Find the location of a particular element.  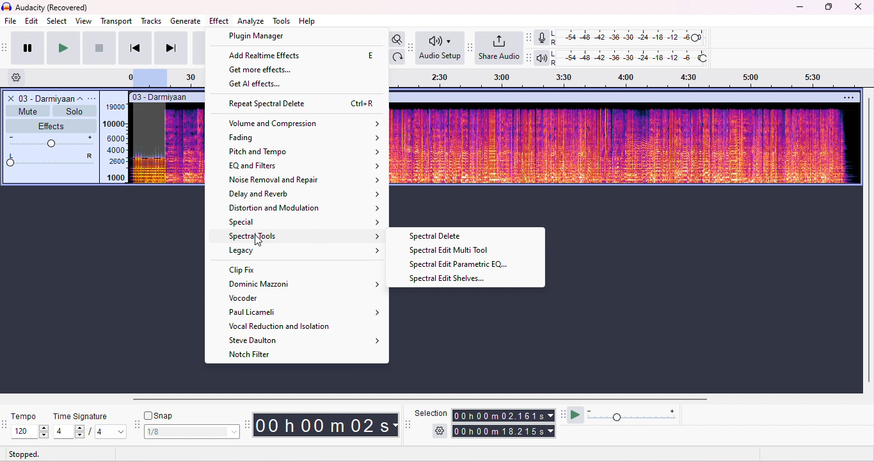

toggle zoom is located at coordinates (397, 39).